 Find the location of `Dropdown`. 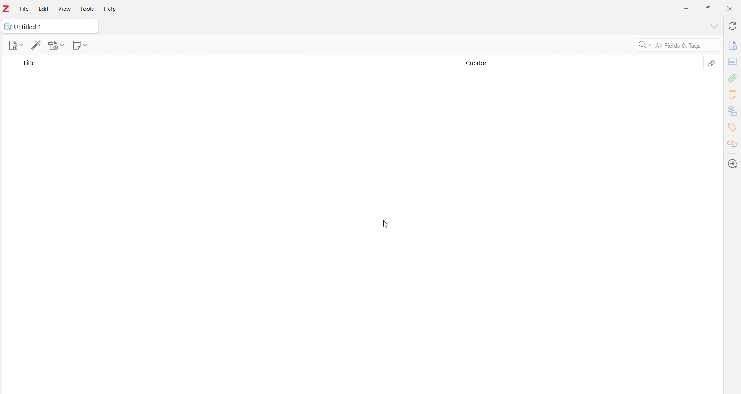

Dropdown is located at coordinates (712, 27).